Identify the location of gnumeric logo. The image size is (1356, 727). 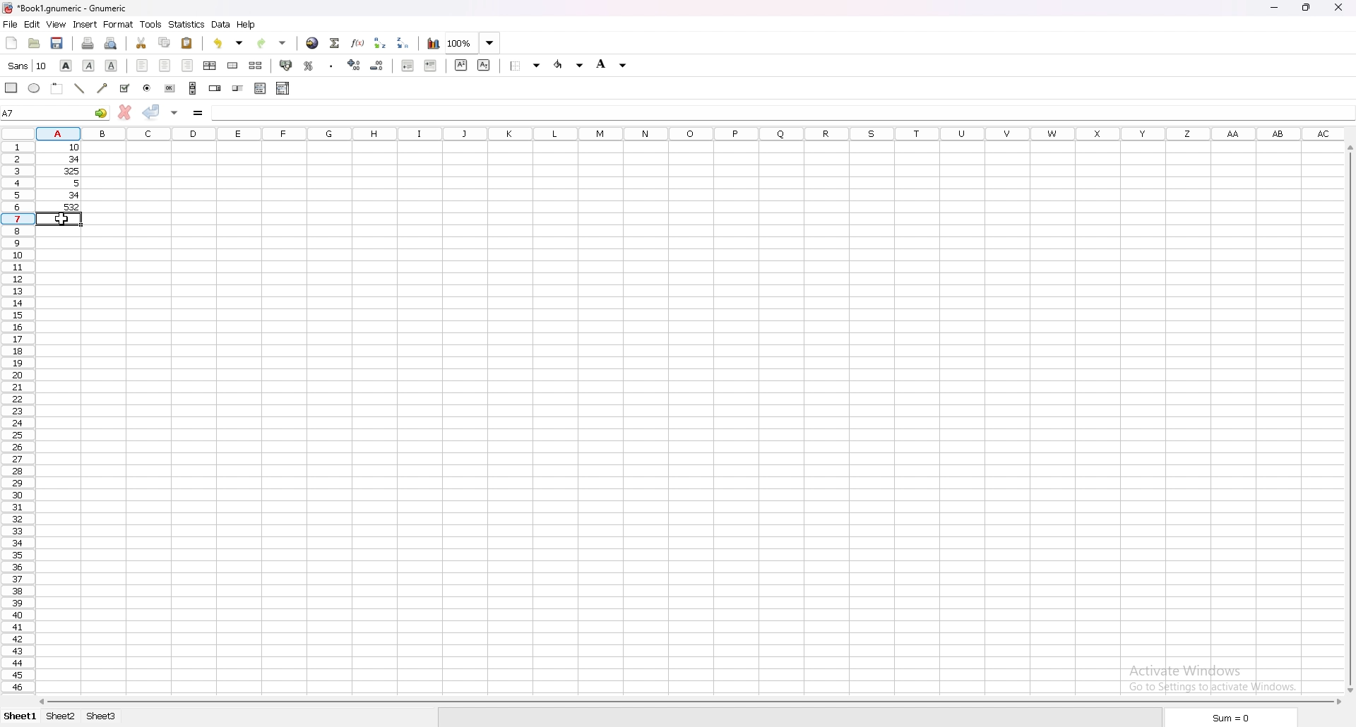
(12, 9).